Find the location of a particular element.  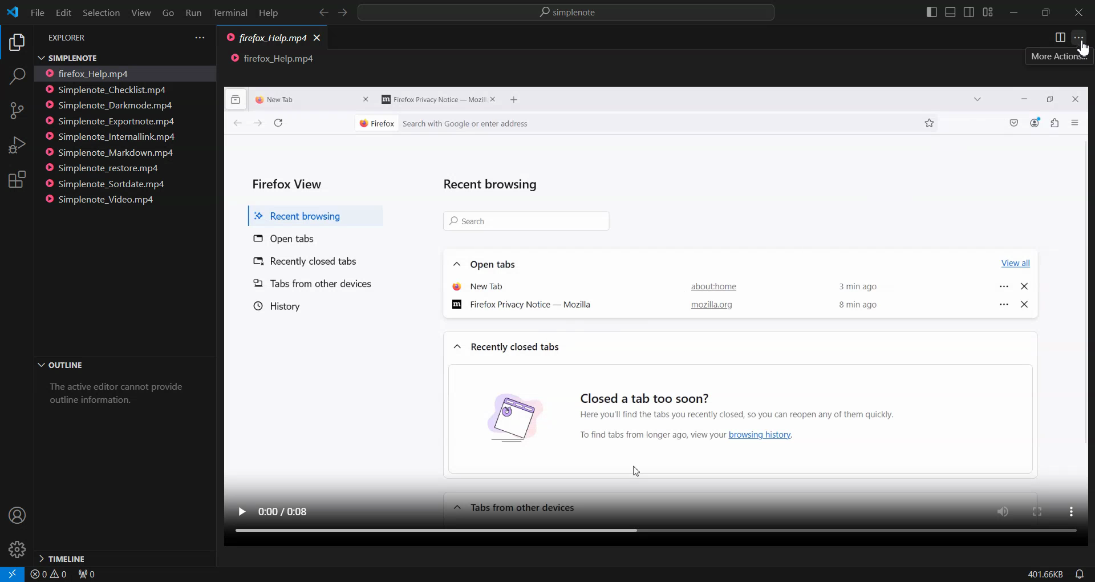

option is located at coordinates (1002, 305).